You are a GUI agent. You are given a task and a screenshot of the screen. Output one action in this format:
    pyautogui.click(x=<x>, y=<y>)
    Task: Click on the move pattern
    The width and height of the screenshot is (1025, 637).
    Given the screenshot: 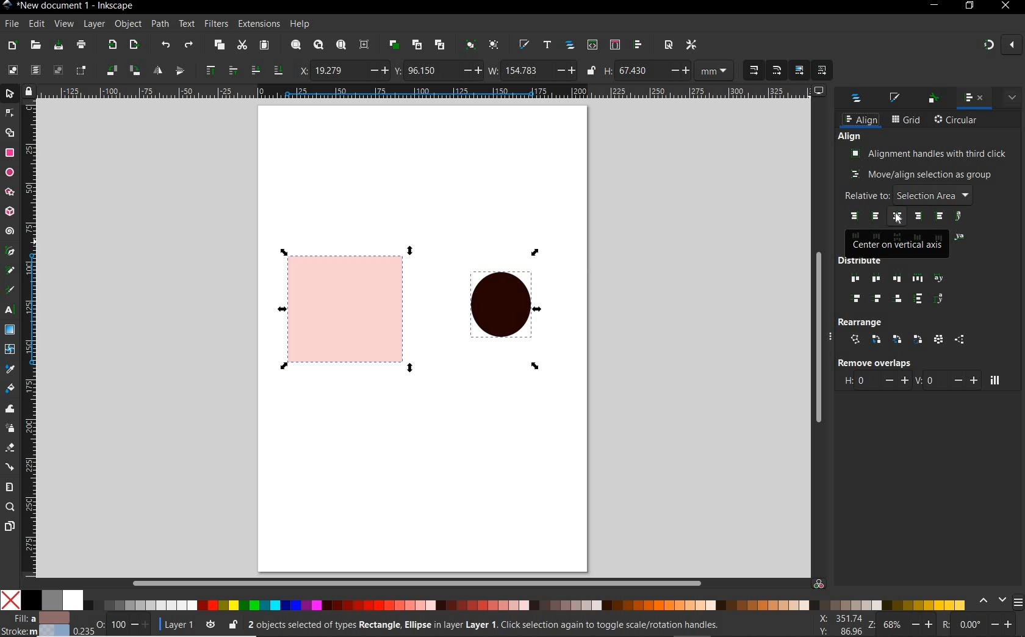 What is the action you would take?
    pyautogui.click(x=821, y=71)
    